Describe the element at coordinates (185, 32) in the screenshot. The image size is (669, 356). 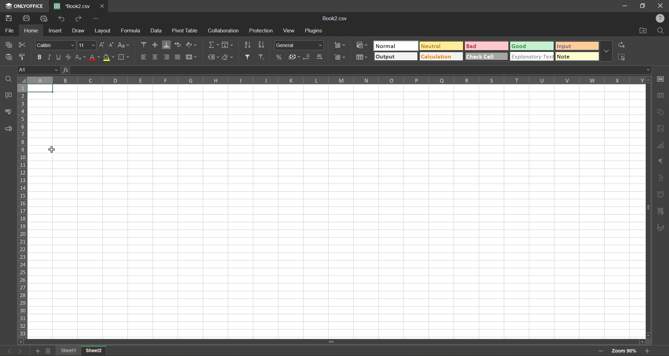
I see `pivot table` at that location.